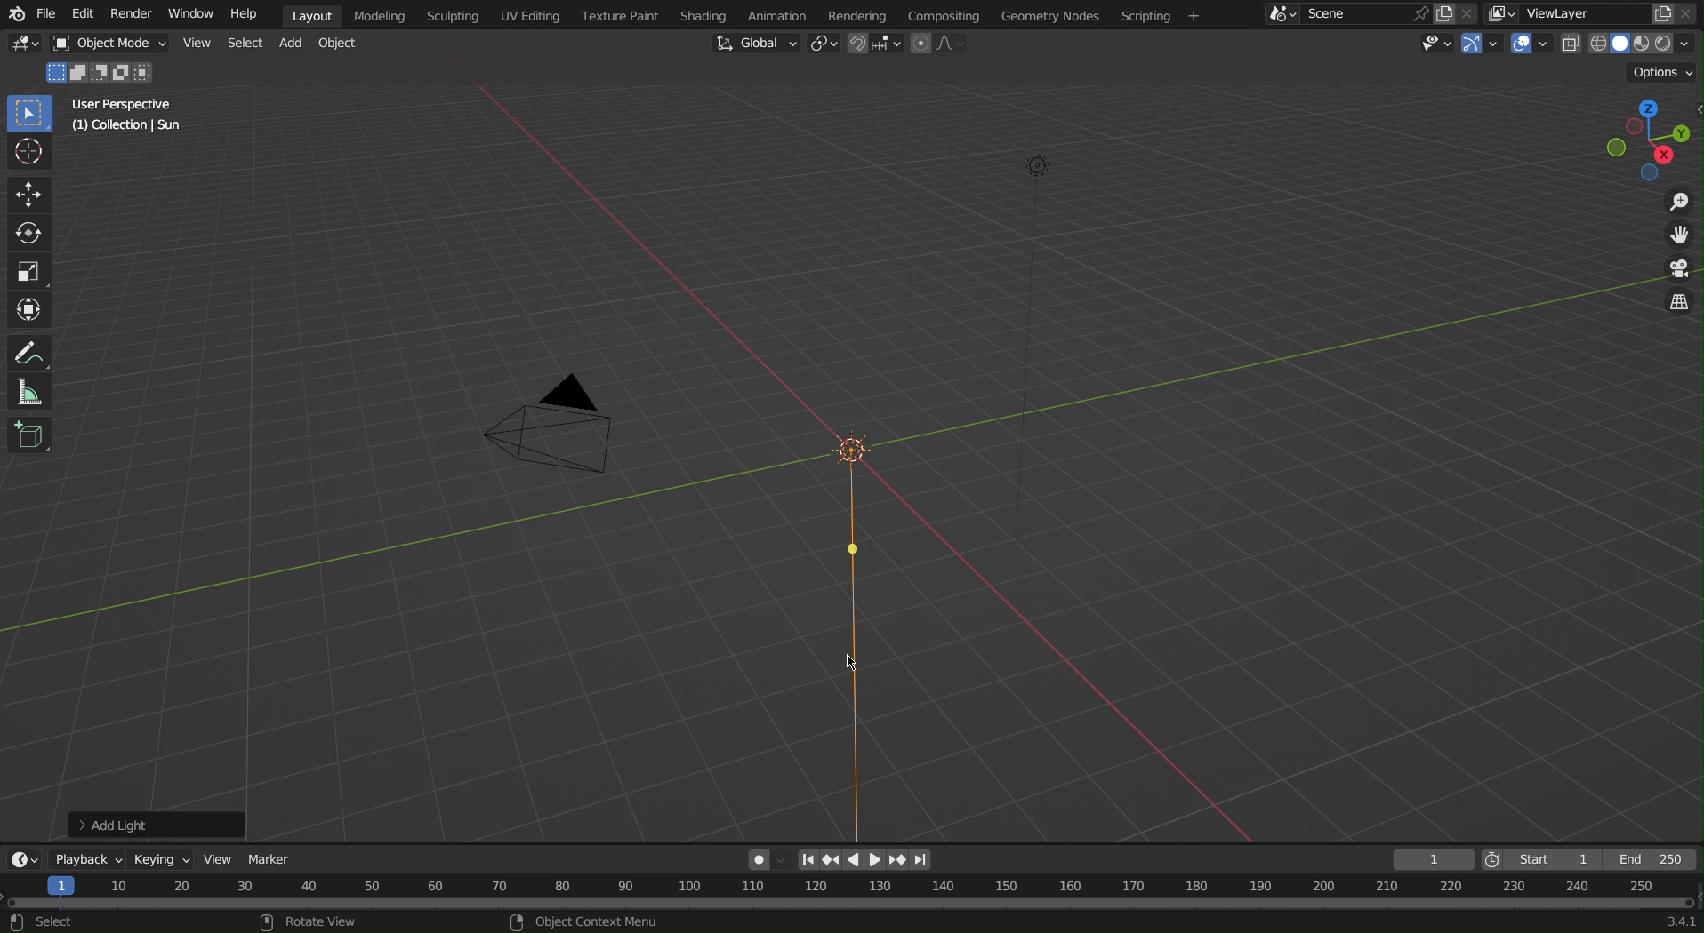 This screenshot has height=933, width=1704. What do you see at coordinates (30, 434) in the screenshot?
I see `New Cube` at bounding box center [30, 434].